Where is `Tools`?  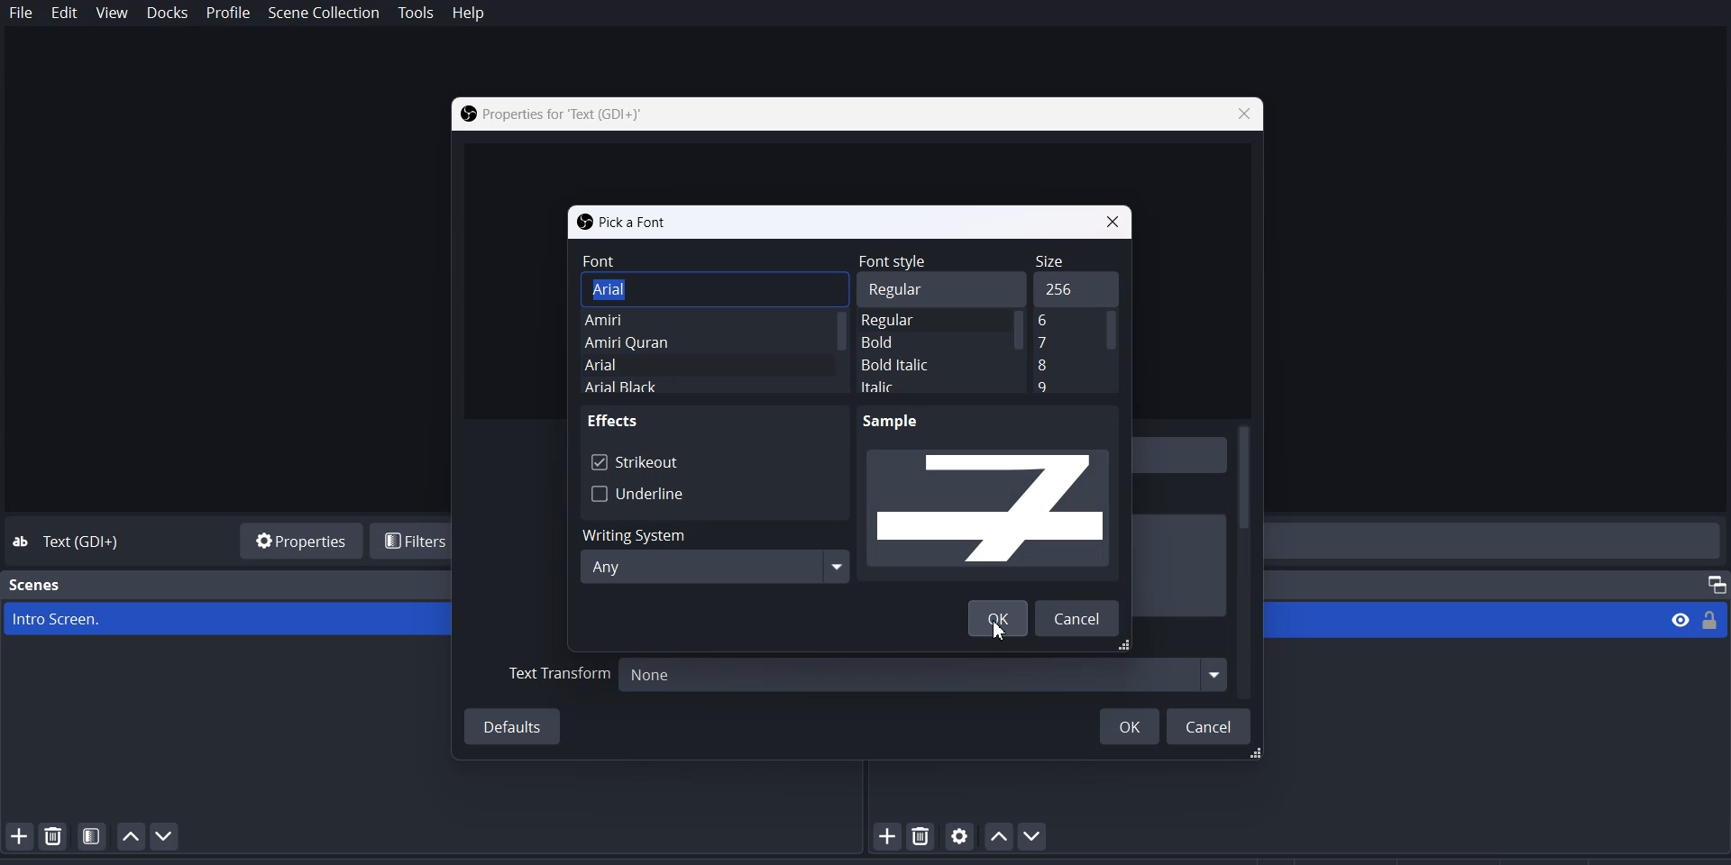
Tools is located at coordinates (417, 14).